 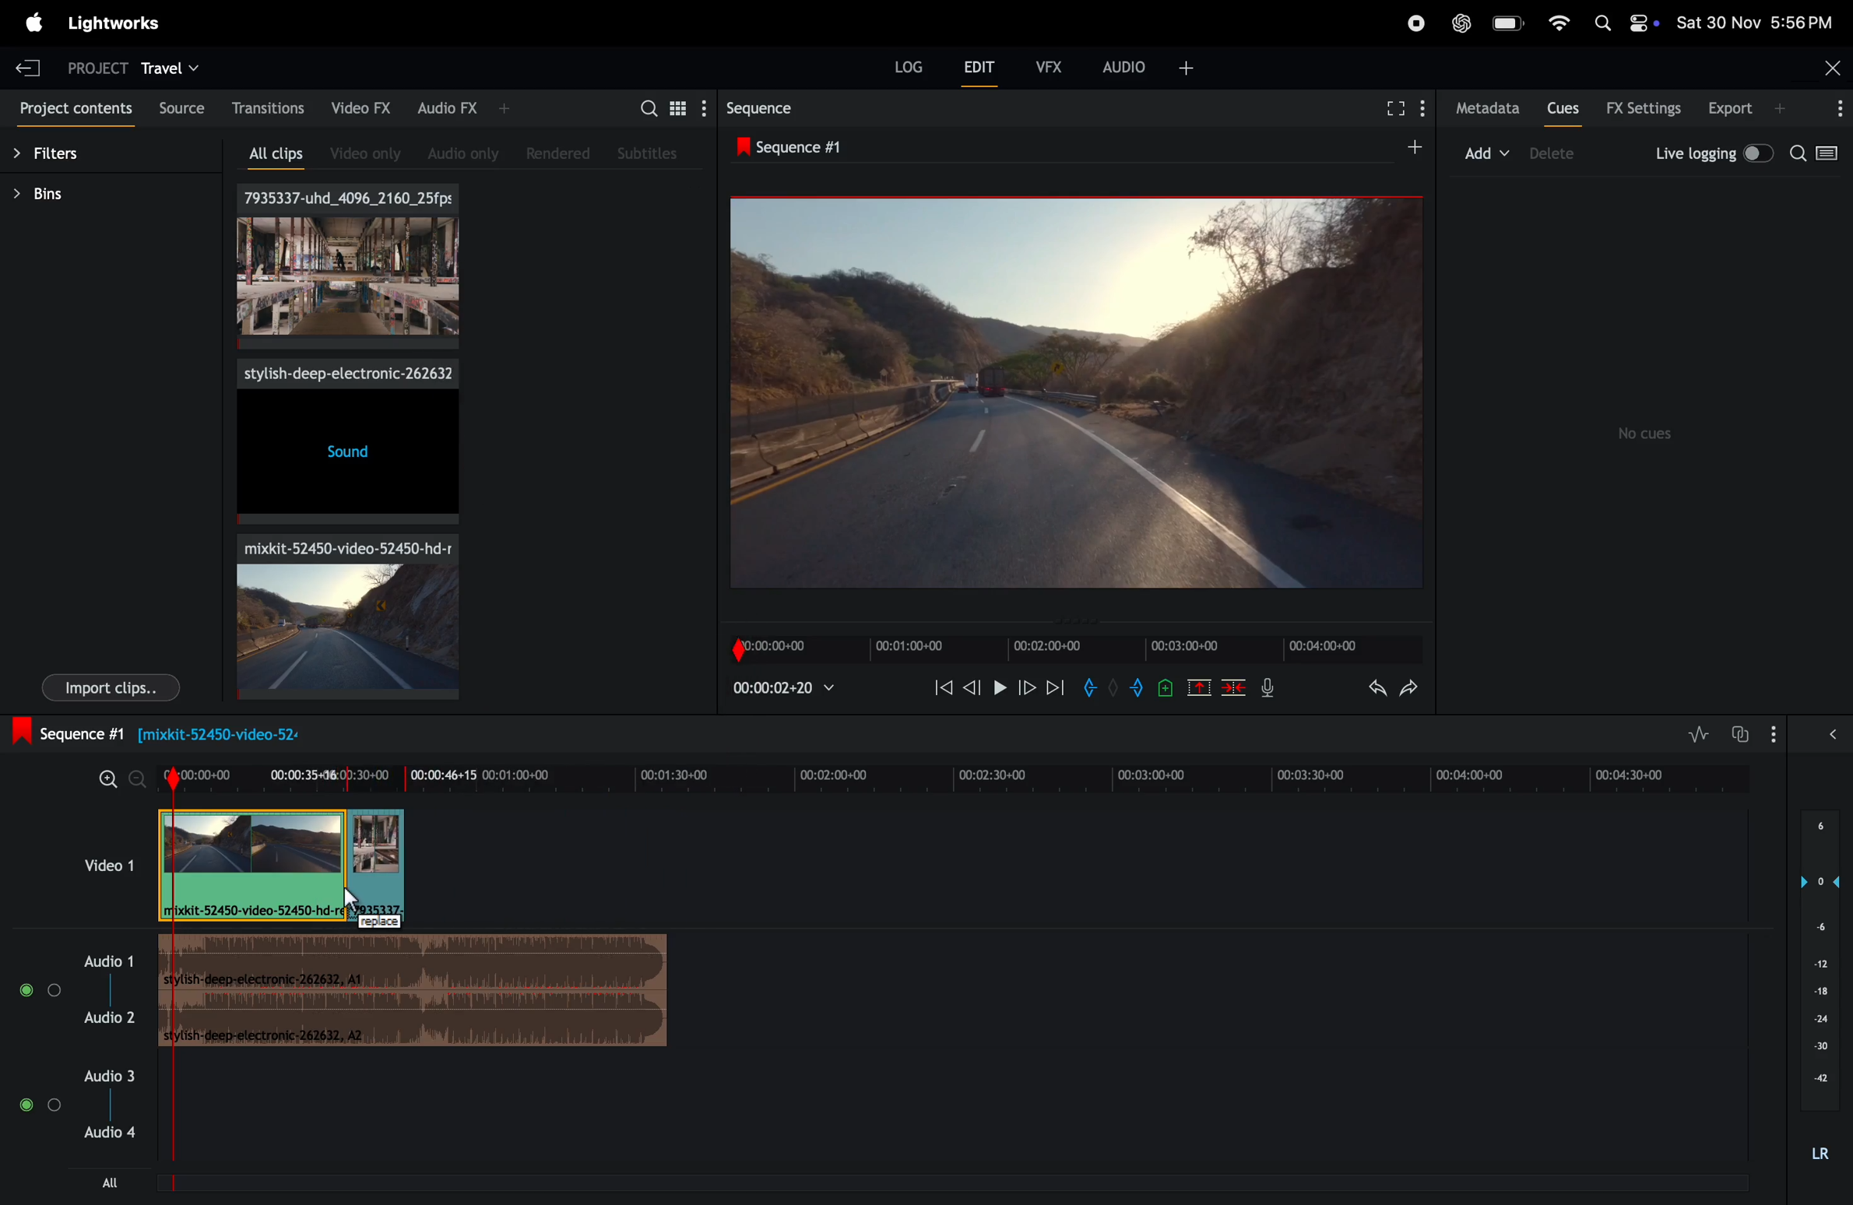 I want to click on exit, so click(x=28, y=68).